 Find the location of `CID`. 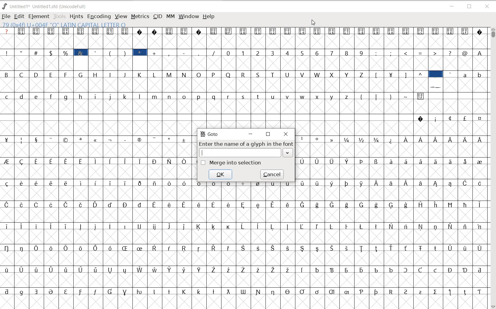

CID is located at coordinates (157, 17).